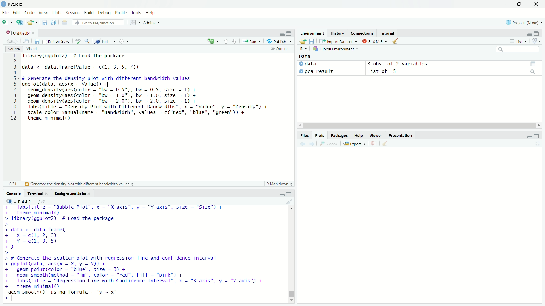 The width and height of the screenshot is (545, 306). Describe the element at coordinates (44, 201) in the screenshot. I see `View the current working current directory` at that location.